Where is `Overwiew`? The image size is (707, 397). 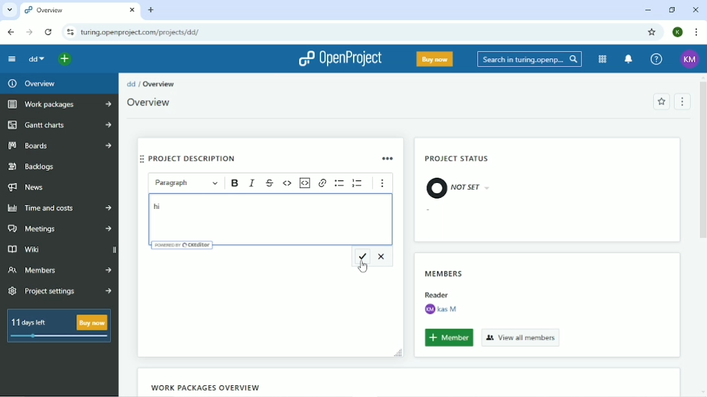
Overwiew is located at coordinates (153, 103).